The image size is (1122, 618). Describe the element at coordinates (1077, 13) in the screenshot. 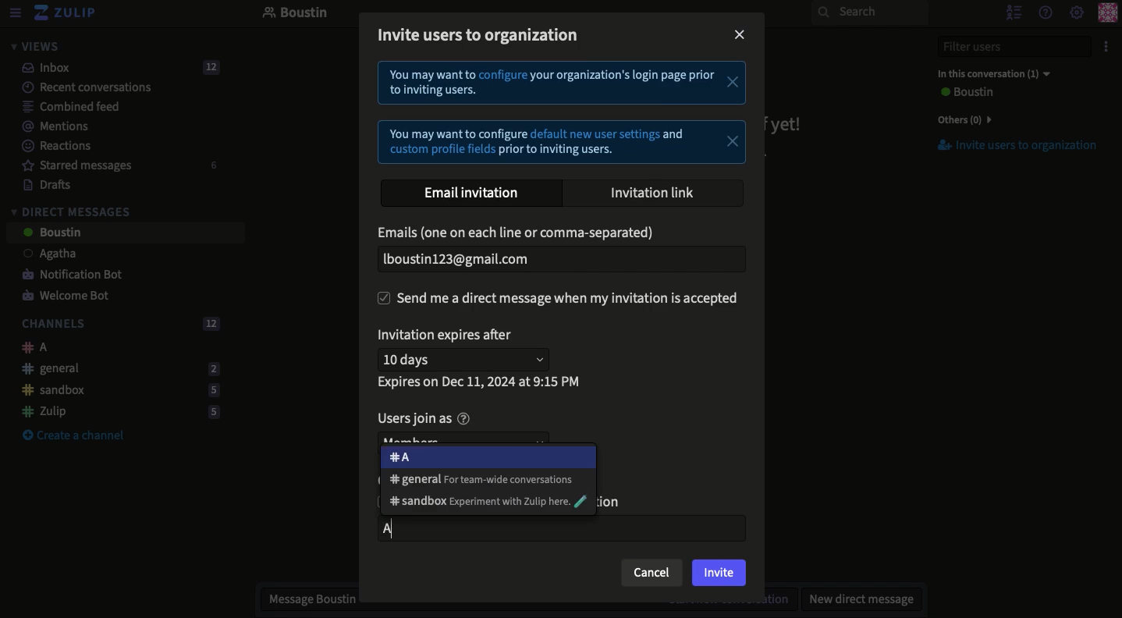

I see `Settings` at that location.